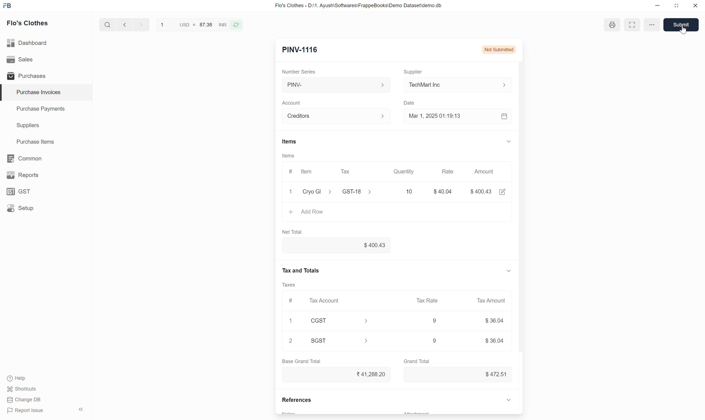 This screenshot has height=420, width=705. Describe the element at coordinates (408, 172) in the screenshot. I see `Quantity` at that location.